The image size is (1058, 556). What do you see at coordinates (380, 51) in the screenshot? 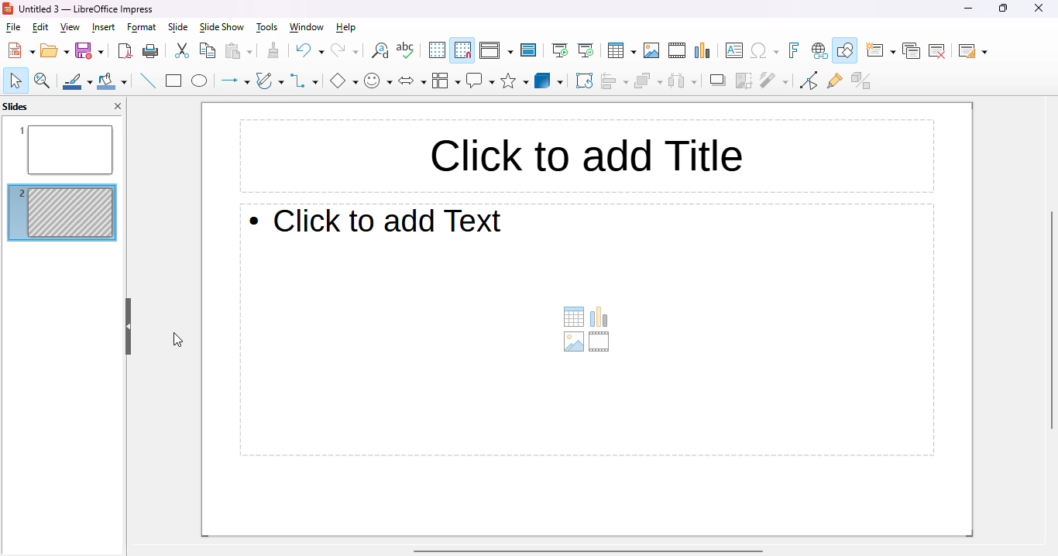
I see `find and replace` at bounding box center [380, 51].